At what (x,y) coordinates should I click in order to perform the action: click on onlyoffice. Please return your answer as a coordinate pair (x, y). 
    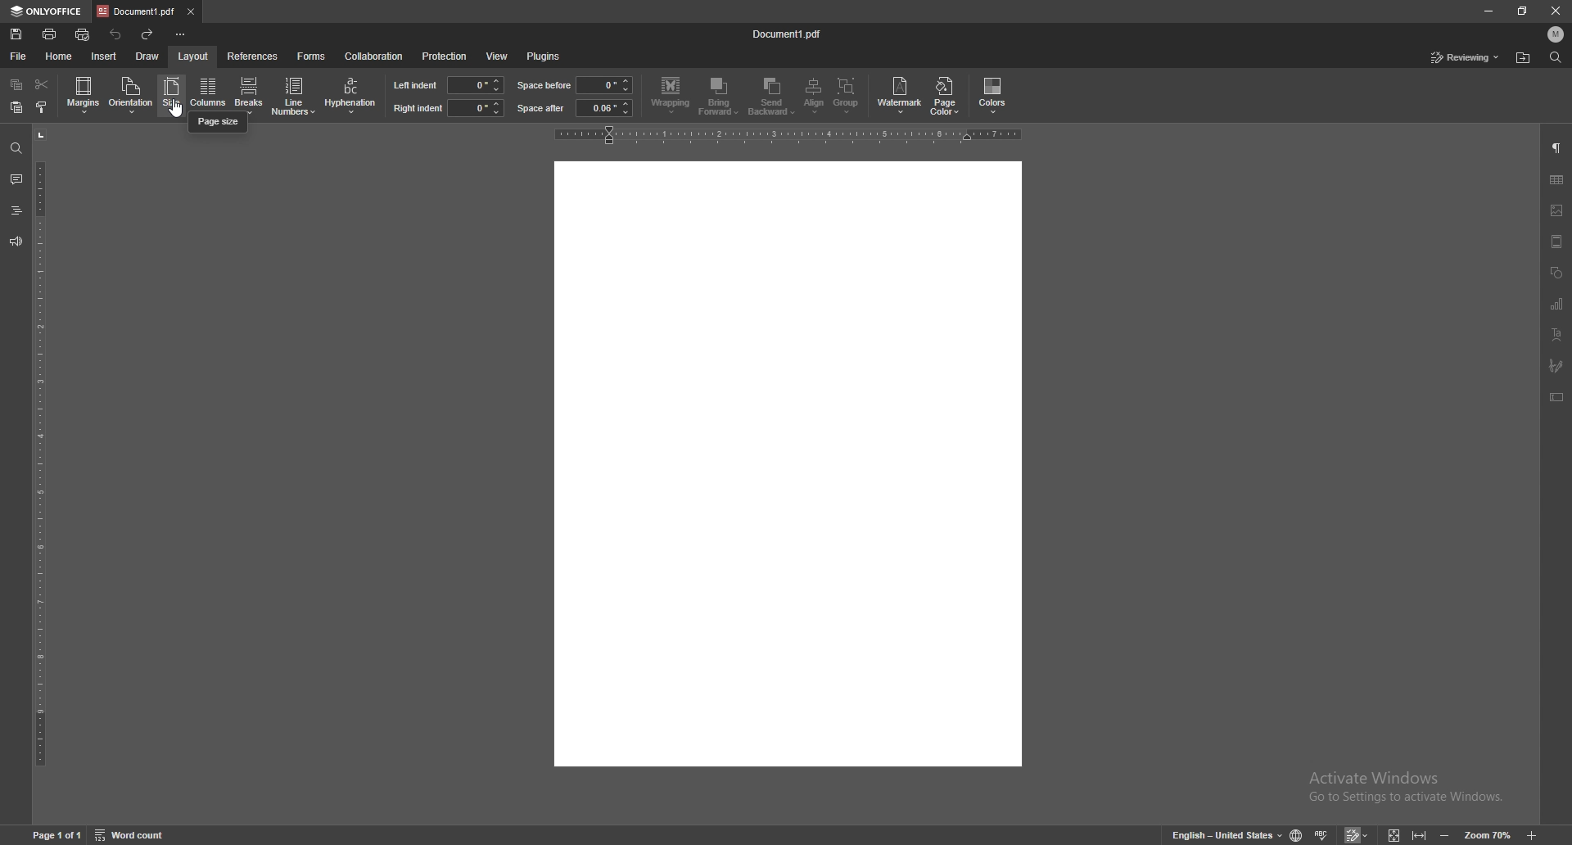
    Looking at the image, I should click on (44, 11).